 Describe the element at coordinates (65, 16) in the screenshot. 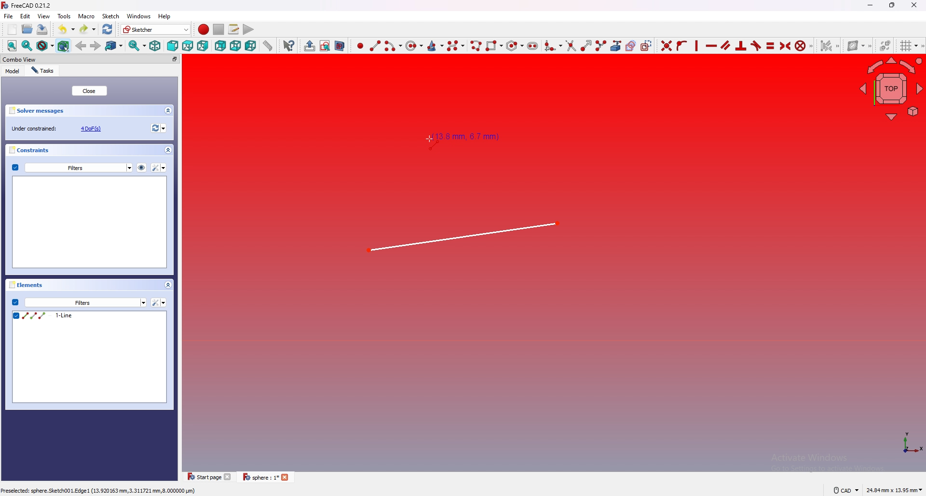

I see `Tools` at that location.